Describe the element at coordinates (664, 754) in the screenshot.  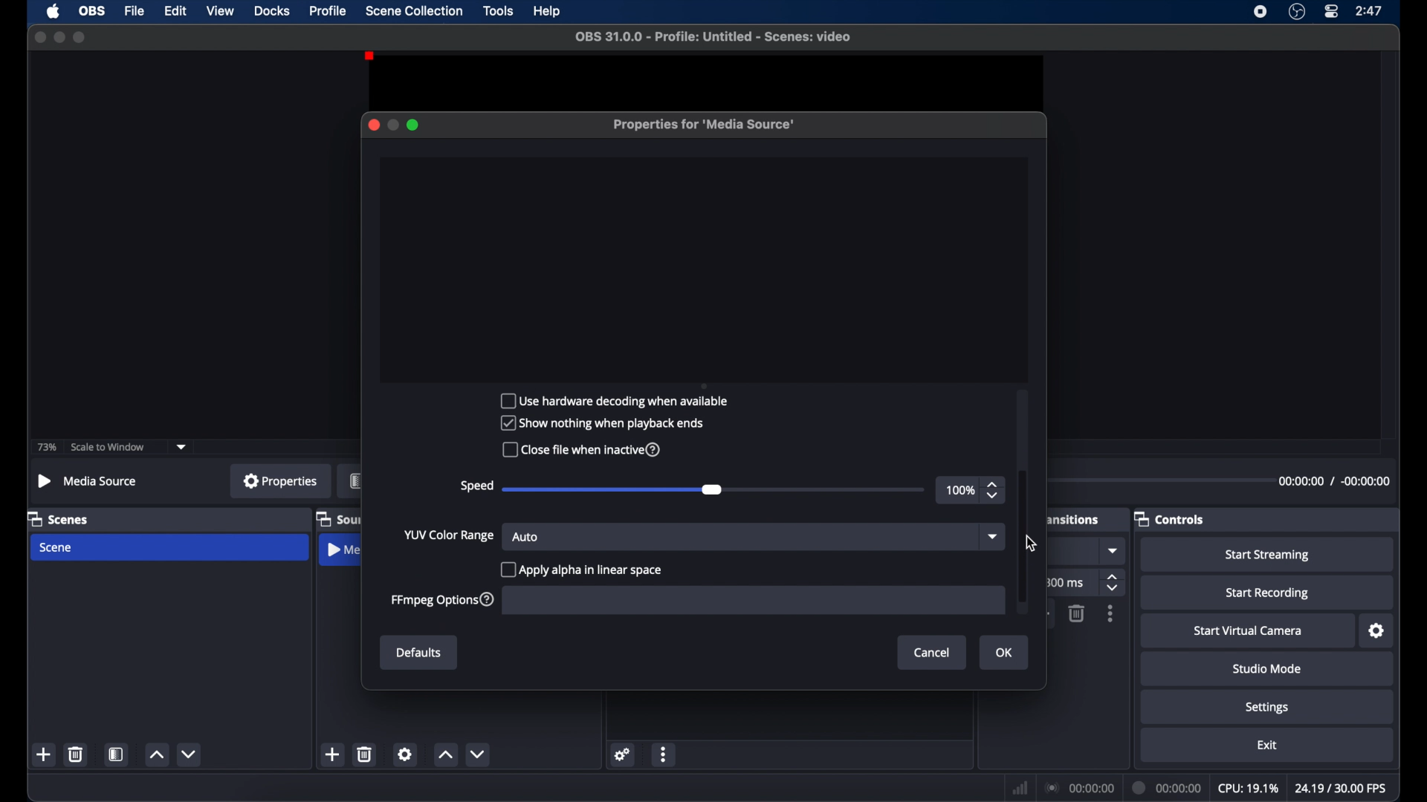
I see `more options` at that location.